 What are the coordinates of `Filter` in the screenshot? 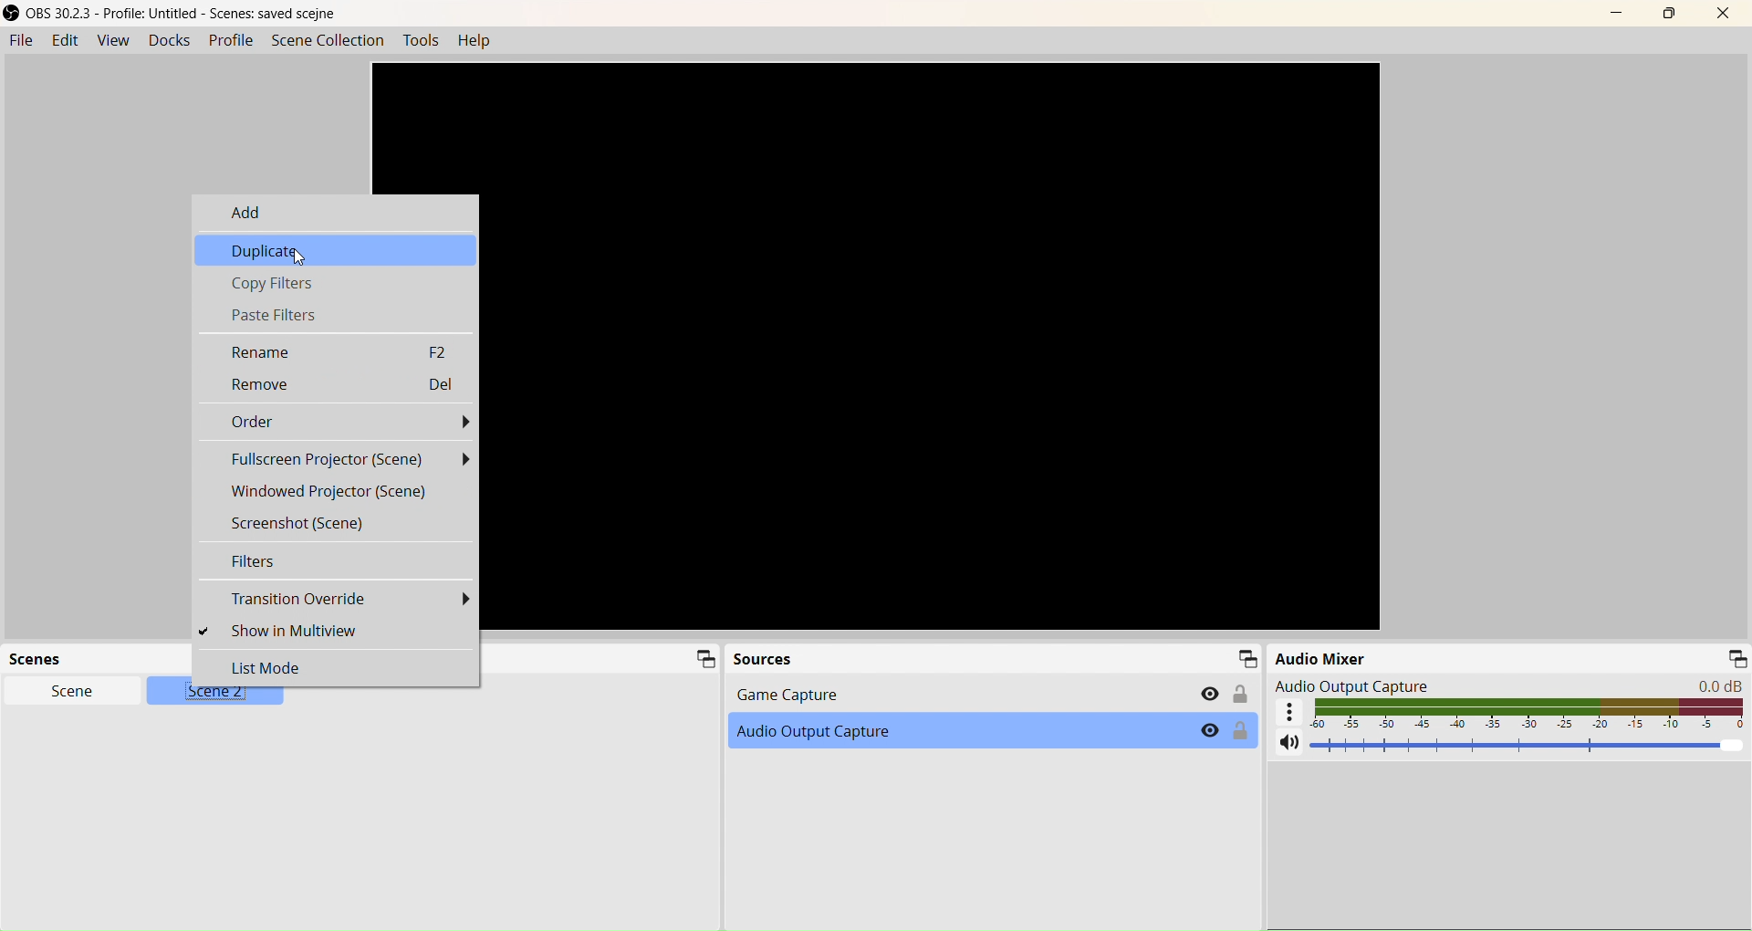 It's located at (331, 560).